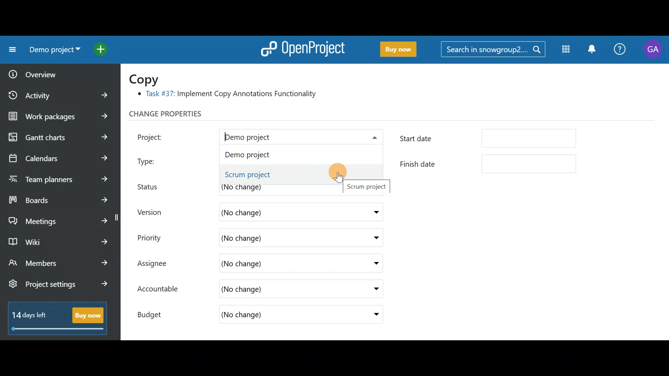 The image size is (669, 376). What do you see at coordinates (275, 264) in the screenshot?
I see `(No change)` at bounding box center [275, 264].